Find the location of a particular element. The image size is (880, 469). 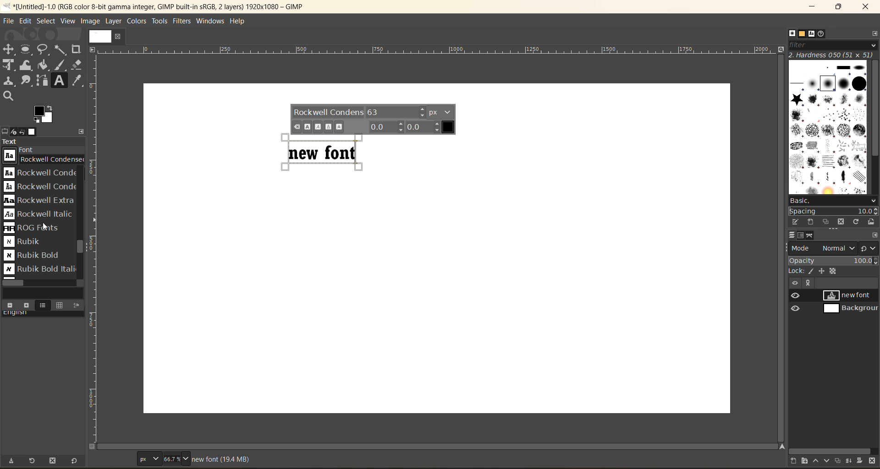

page type is located at coordinates (148, 457).